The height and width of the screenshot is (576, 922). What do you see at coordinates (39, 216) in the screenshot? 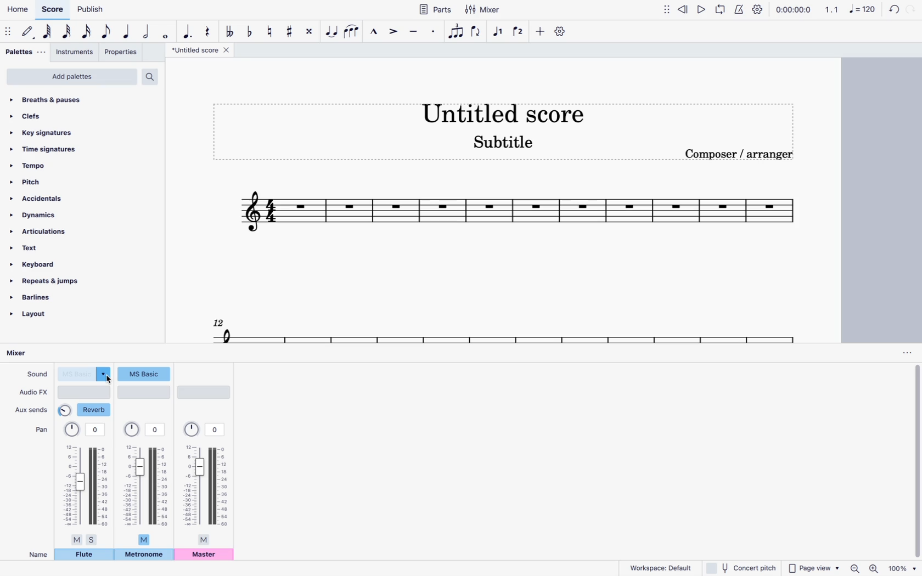
I see `dynamics` at bounding box center [39, 216].